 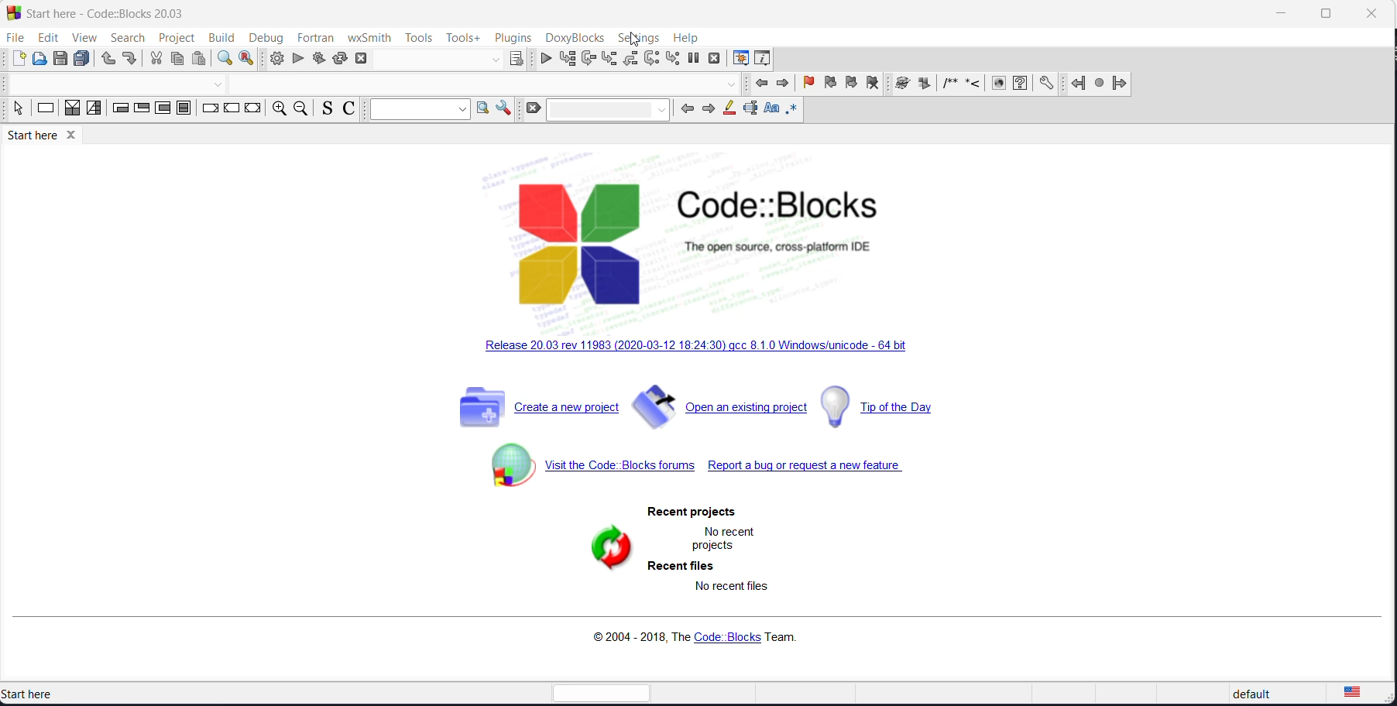 I want to click on help, so click(x=685, y=37).